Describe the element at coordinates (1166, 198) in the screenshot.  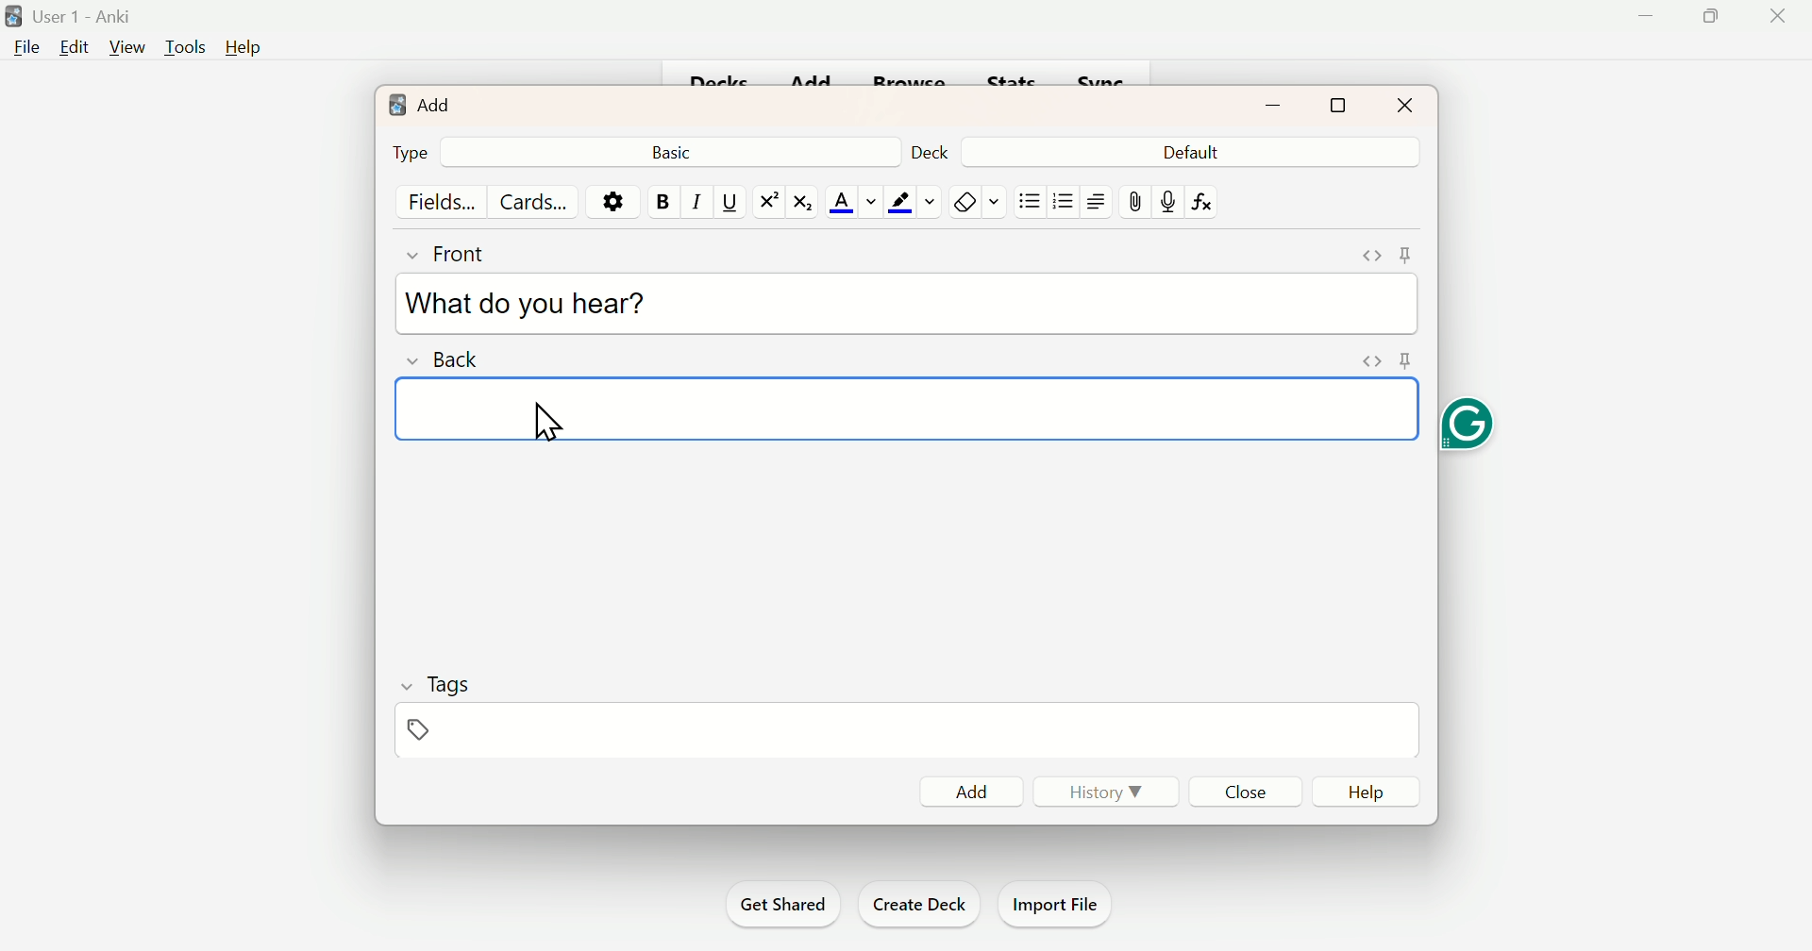
I see `Mic` at that location.